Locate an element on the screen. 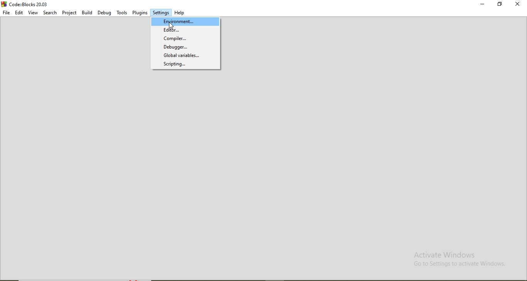 The image size is (527, 281). Plugins  is located at coordinates (140, 12).